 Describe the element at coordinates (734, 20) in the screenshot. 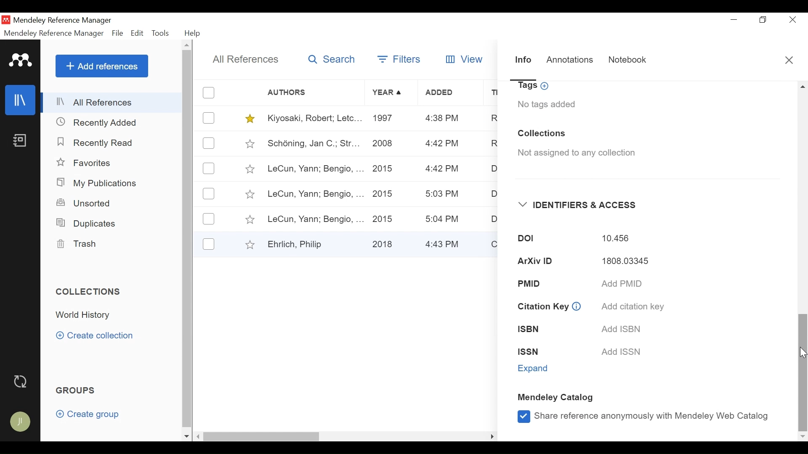

I see `minimize` at that location.